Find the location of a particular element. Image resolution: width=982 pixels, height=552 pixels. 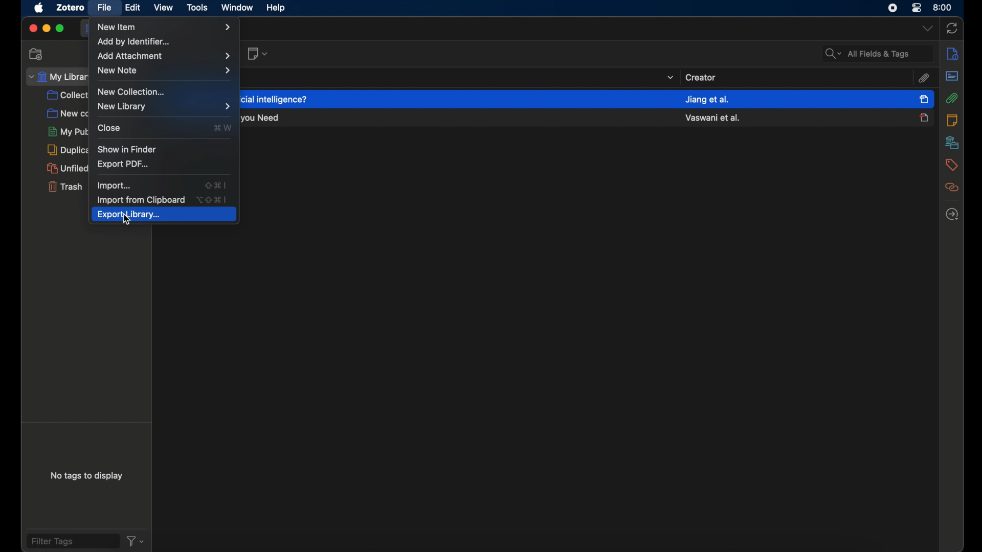

show in finder is located at coordinates (125, 148).